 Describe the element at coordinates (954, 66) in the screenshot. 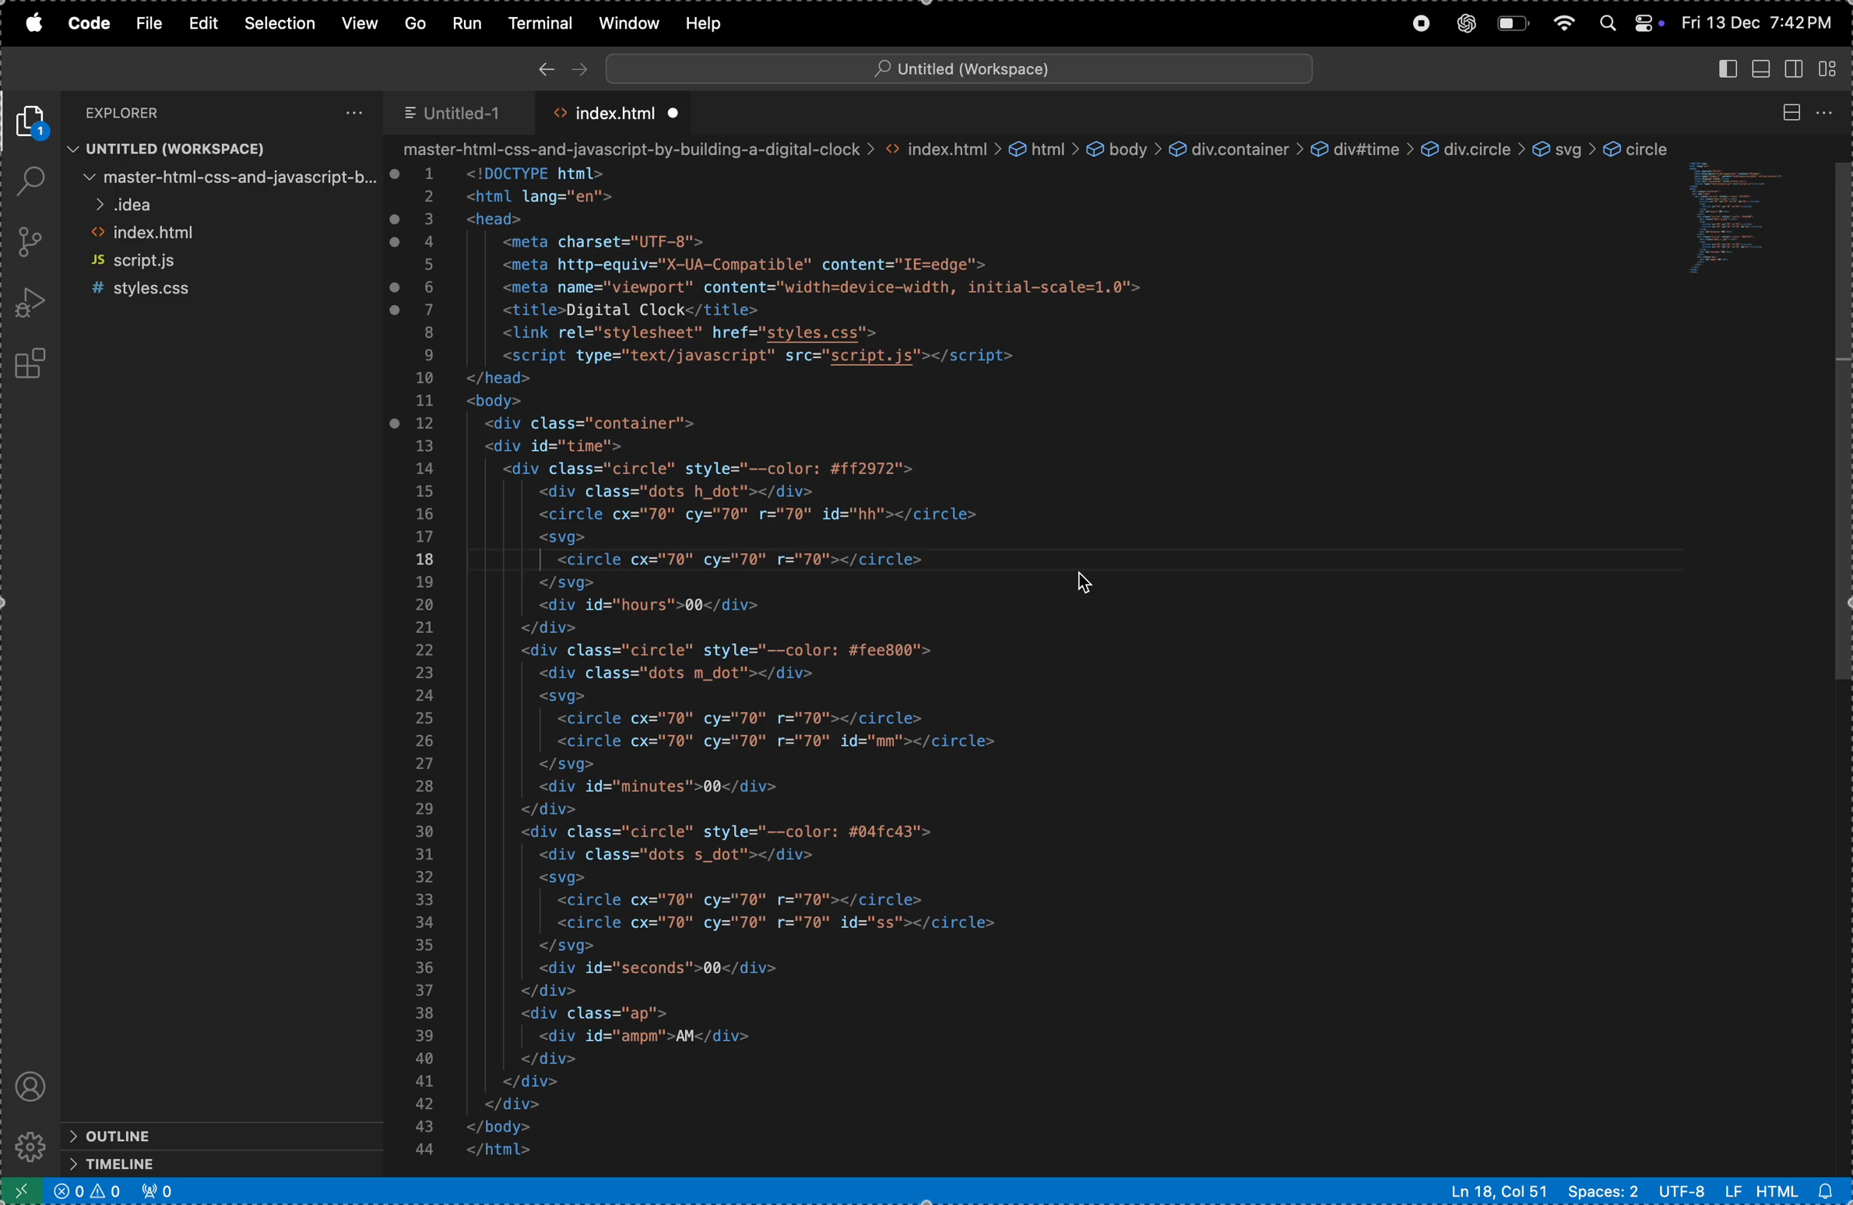

I see `untitled work scape` at that location.